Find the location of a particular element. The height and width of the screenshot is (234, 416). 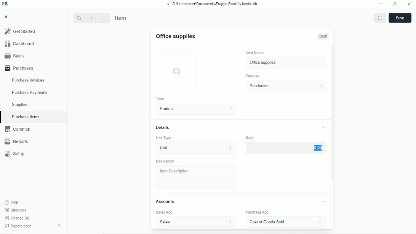

change DB is located at coordinates (17, 218).